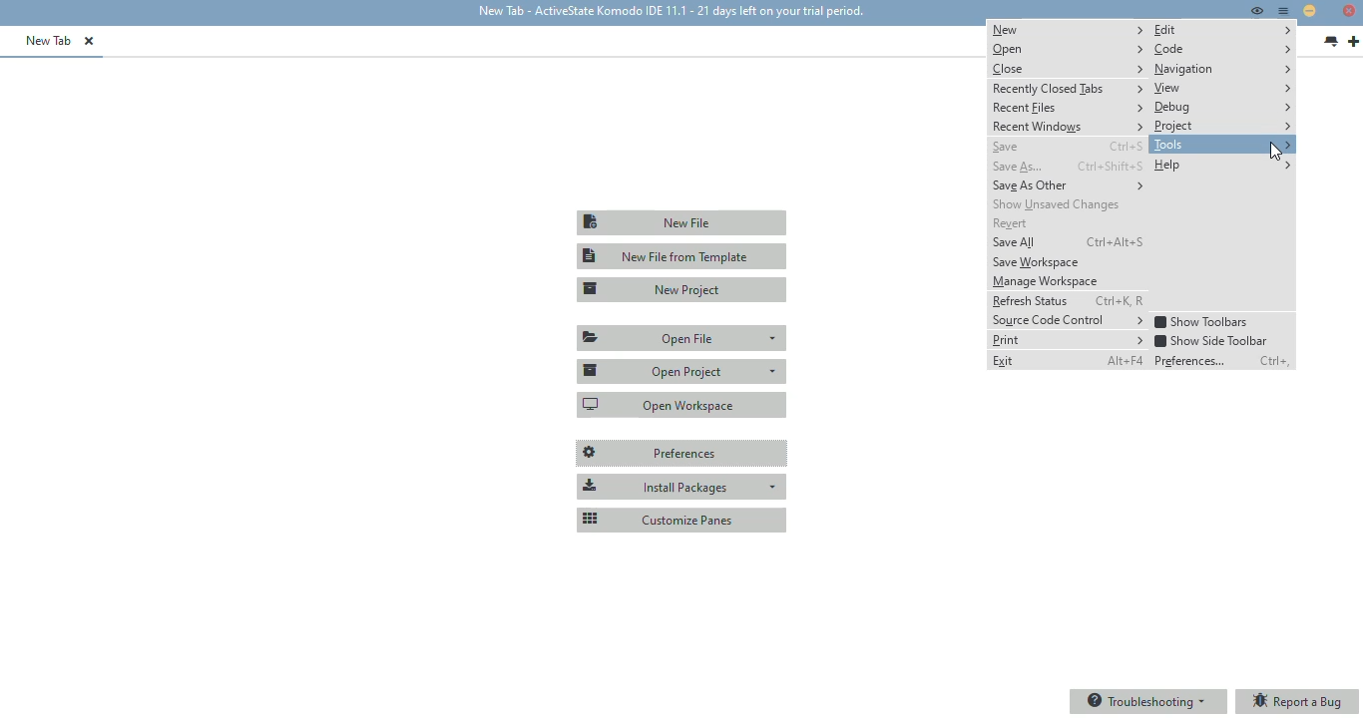  I want to click on shortcut for refresh status, so click(1119, 301).